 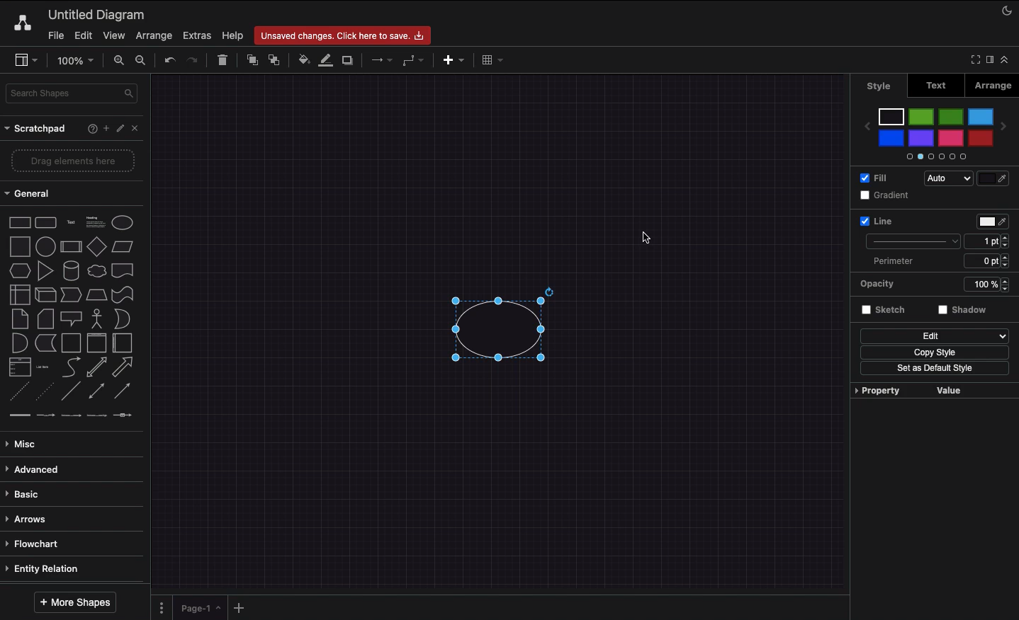 I want to click on Slider, so click(x=940, y=156).